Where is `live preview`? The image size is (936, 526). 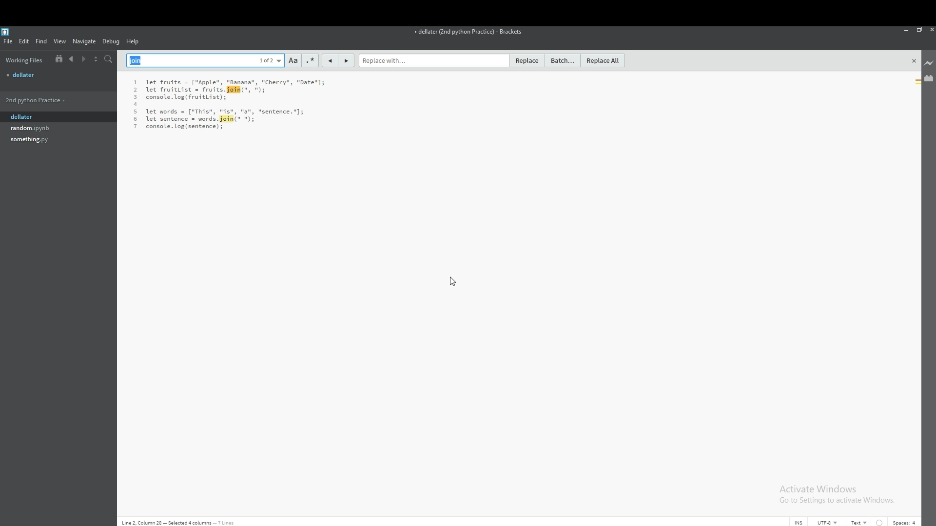 live preview is located at coordinates (928, 64).